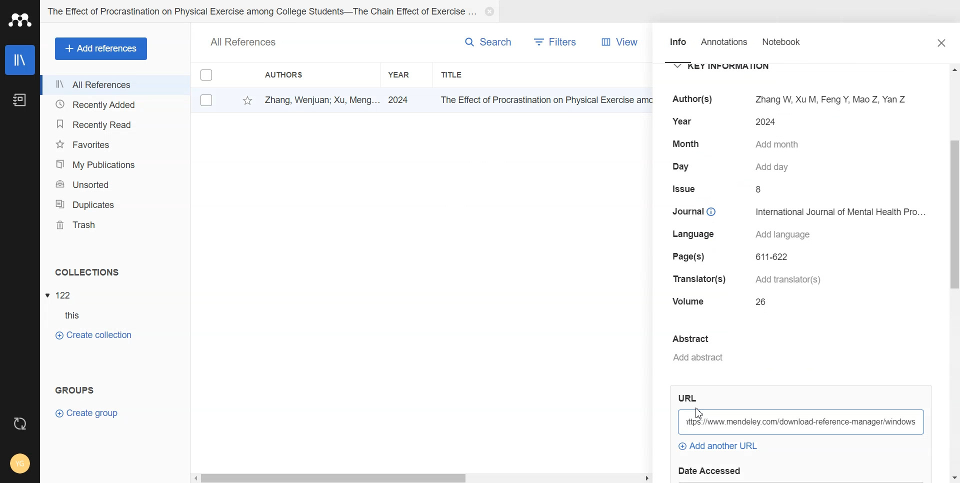 Image resolution: width=960 pixels, height=483 pixels. What do you see at coordinates (72, 388) in the screenshot?
I see `Text` at bounding box center [72, 388].